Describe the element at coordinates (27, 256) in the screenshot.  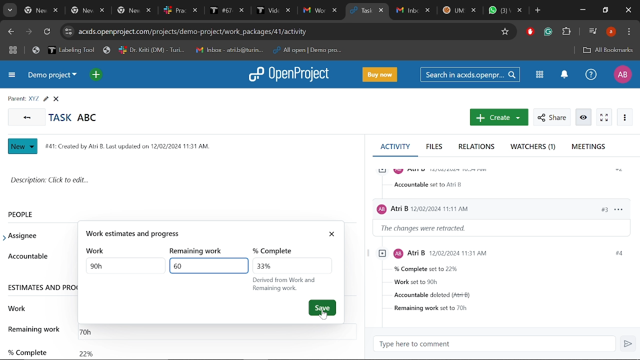
I see `accountable` at that location.